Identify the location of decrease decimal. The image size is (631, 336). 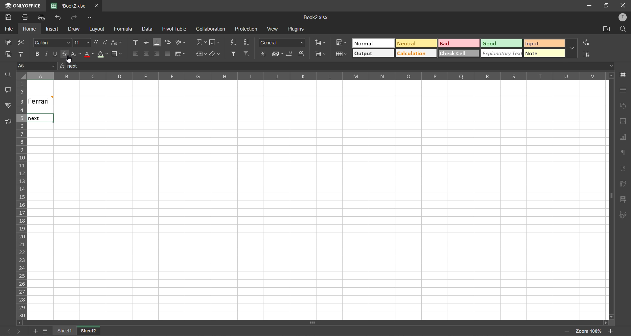
(289, 55).